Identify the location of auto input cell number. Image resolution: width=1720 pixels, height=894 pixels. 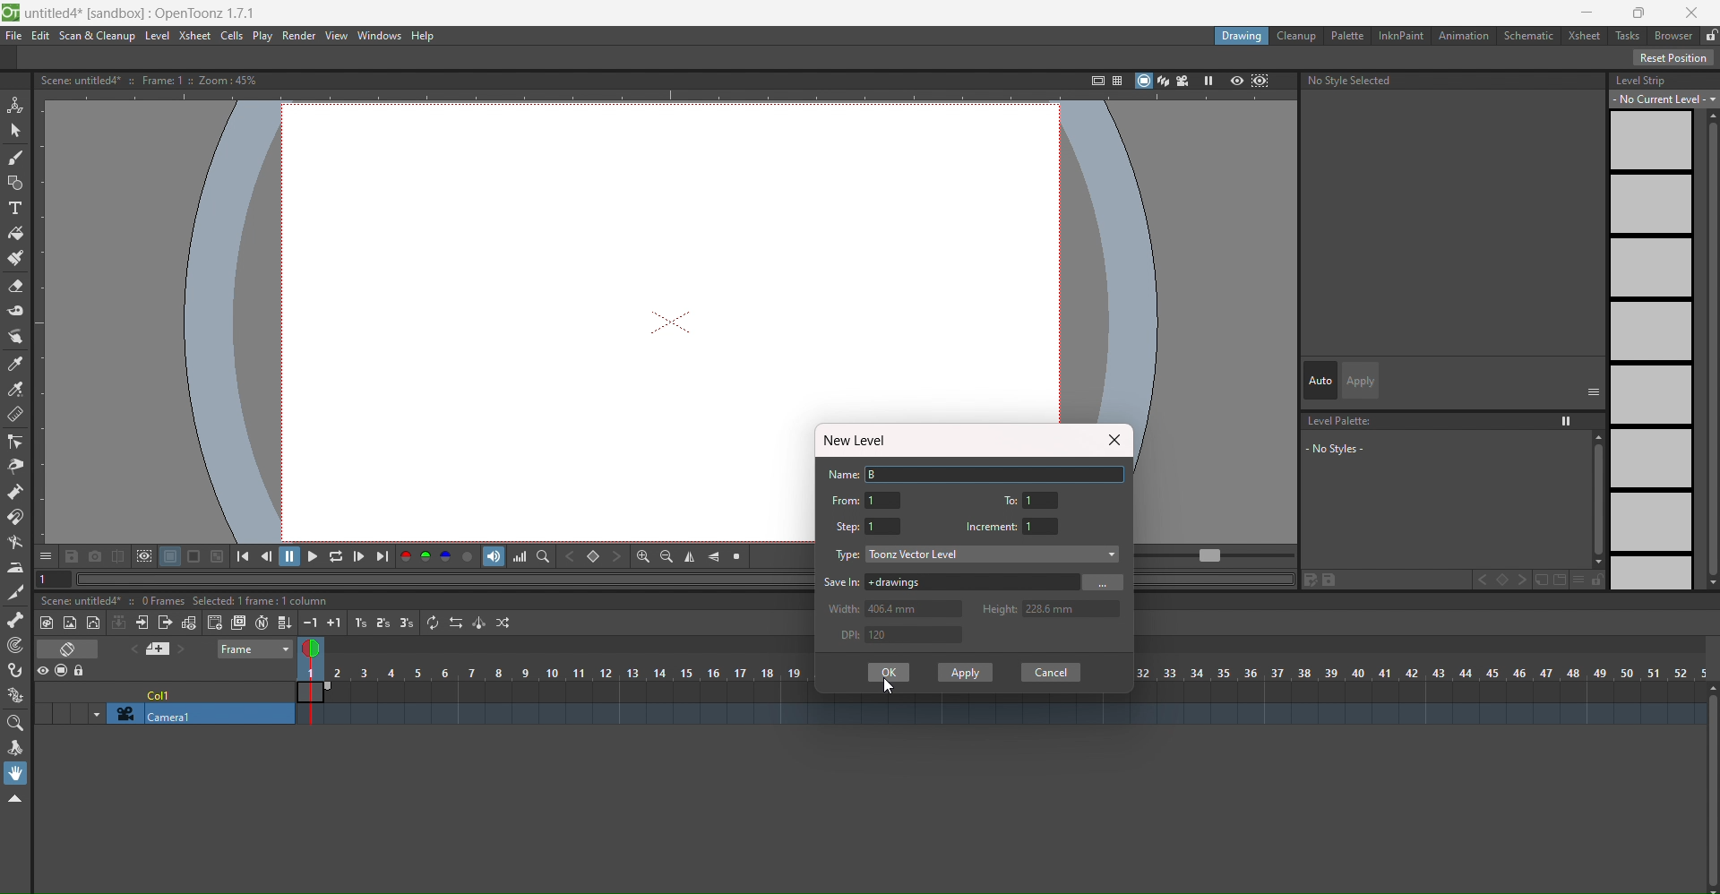
(262, 622).